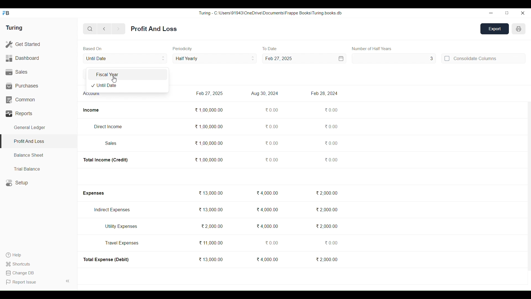 Image resolution: width=531 pixels, height=299 pixels. I want to click on Trial Balance, so click(39, 169).